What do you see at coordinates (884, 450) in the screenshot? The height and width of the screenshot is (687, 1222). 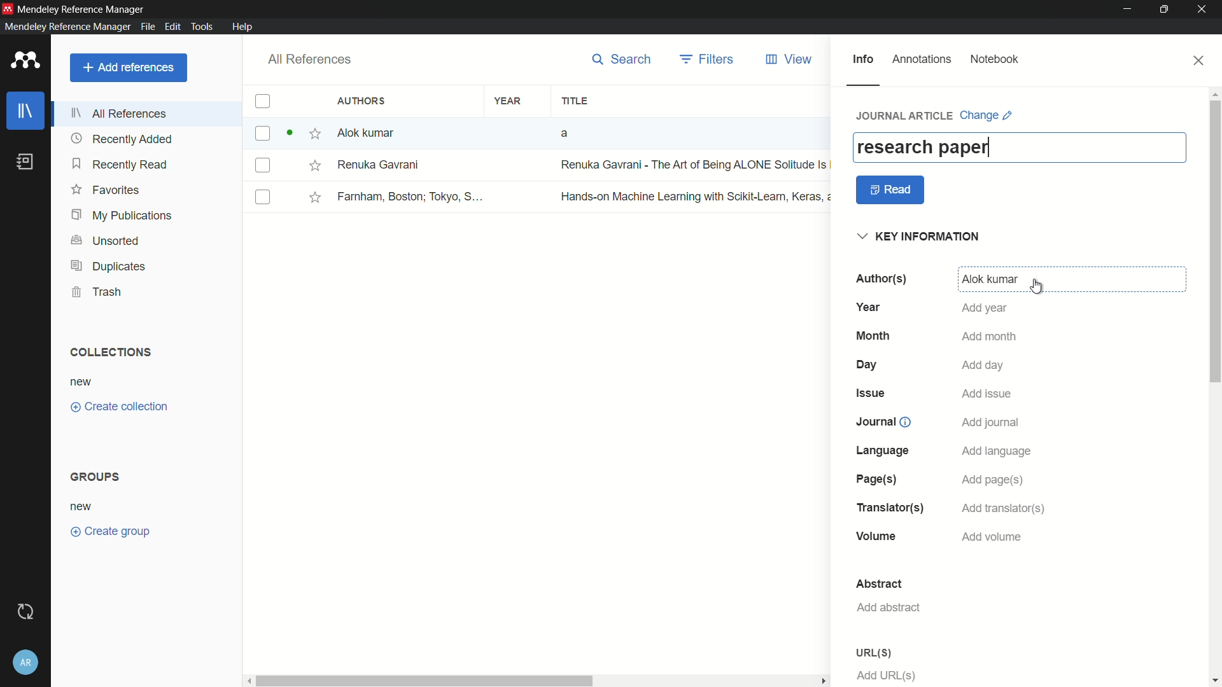 I see `language` at bounding box center [884, 450].